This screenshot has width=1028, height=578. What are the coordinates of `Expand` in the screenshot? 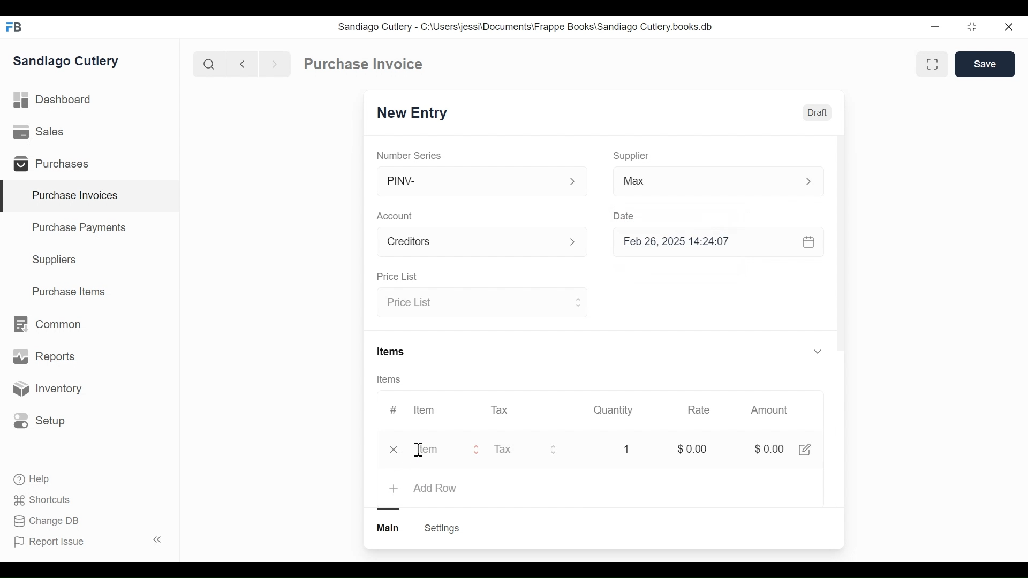 It's located at (577, 301).